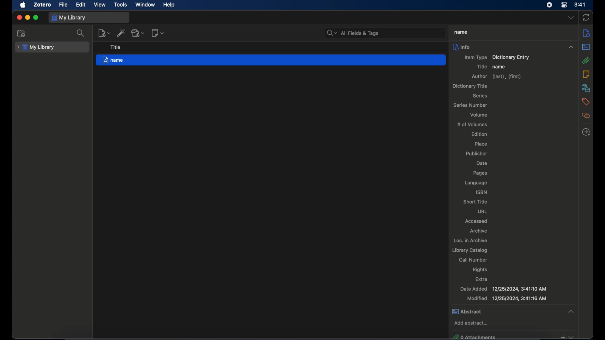 Image resolution: width=605 pixels, height=340 pixels. What do you see at coordinates (480, 173) in the screenshot?
I see `pages` at bounding box center [480, 173].